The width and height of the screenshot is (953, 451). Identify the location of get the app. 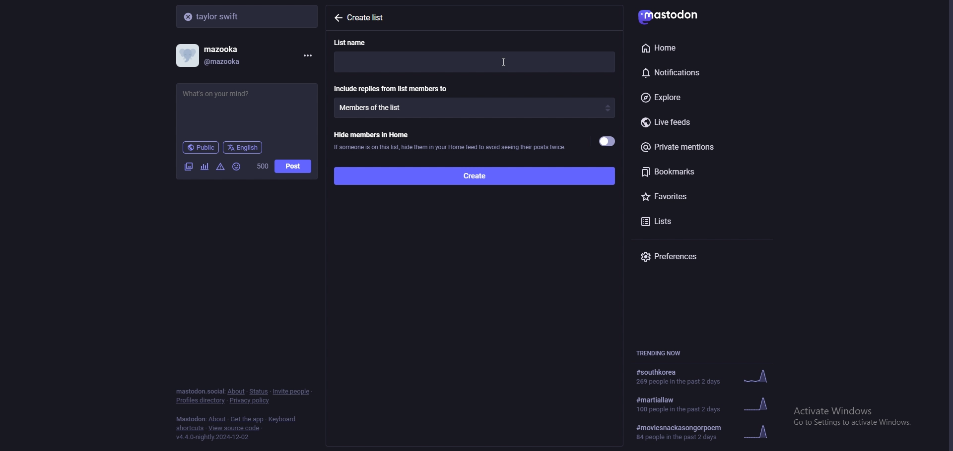
(247, 419).